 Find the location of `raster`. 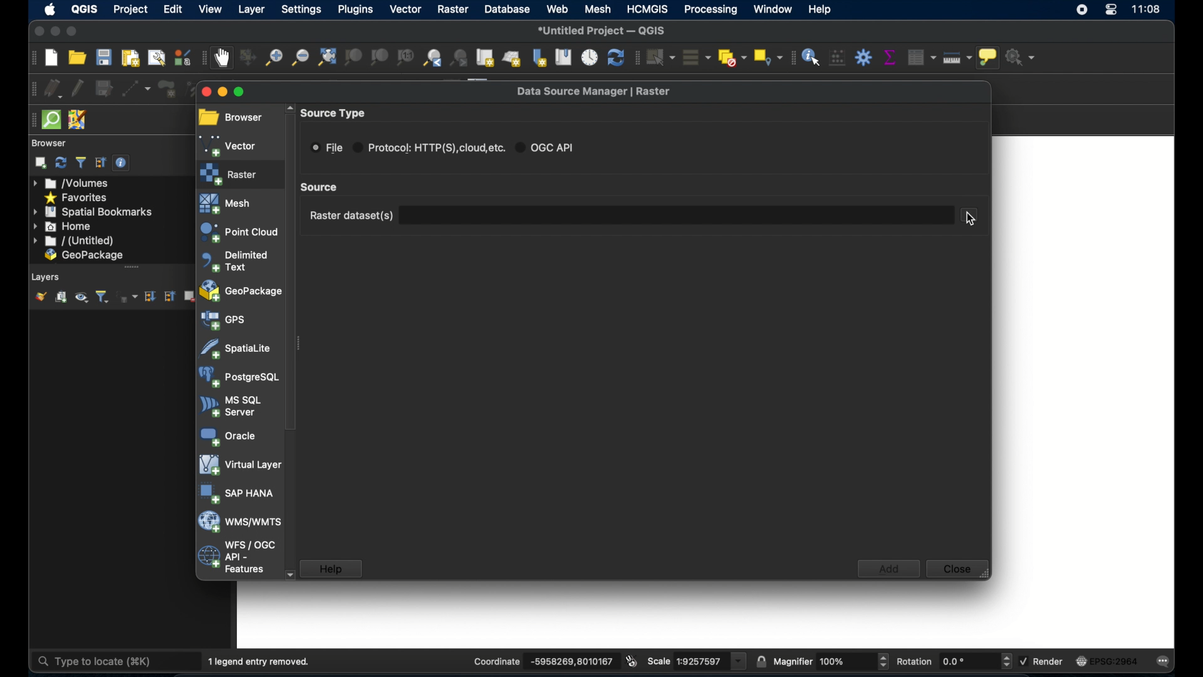

raster is located at coordinates (453, 10).